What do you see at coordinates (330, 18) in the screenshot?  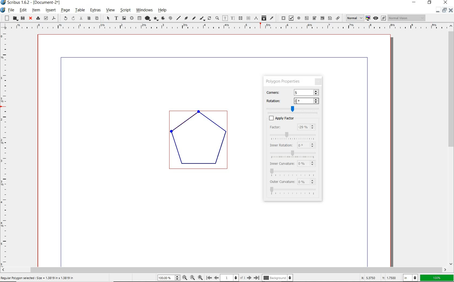 I see `pdf list box` at bounding box center [330, 18].